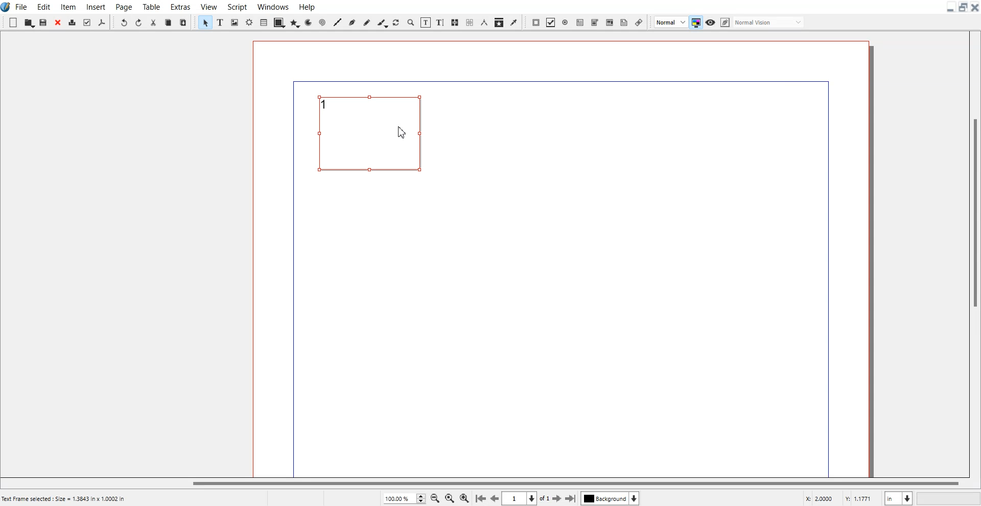  What do you see at coordinates (975, 7) in the screenshot?
I see `Close` at bounding box center [975, 7].